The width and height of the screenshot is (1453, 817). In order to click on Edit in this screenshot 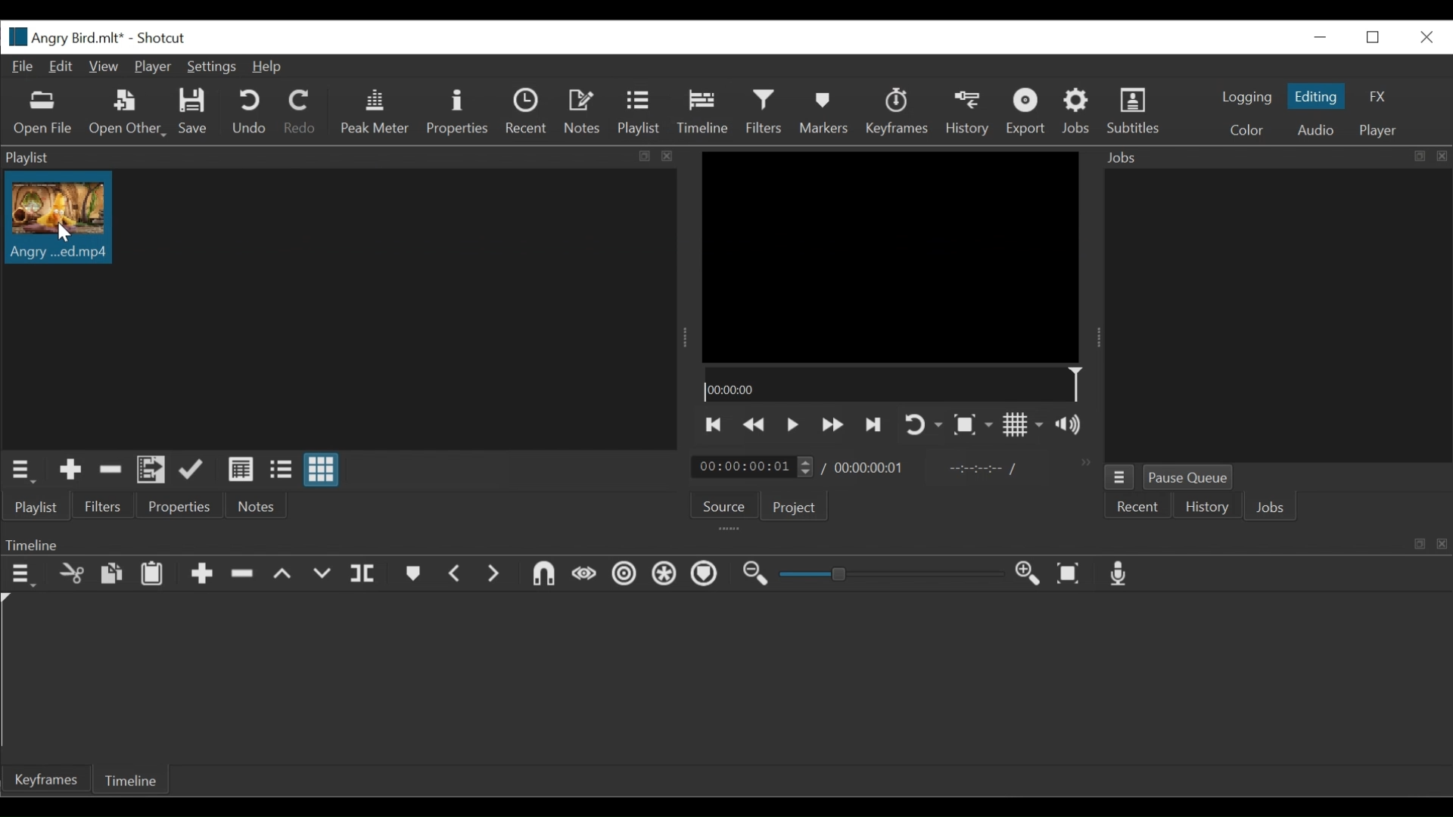, I will do `click(63, 67)`.